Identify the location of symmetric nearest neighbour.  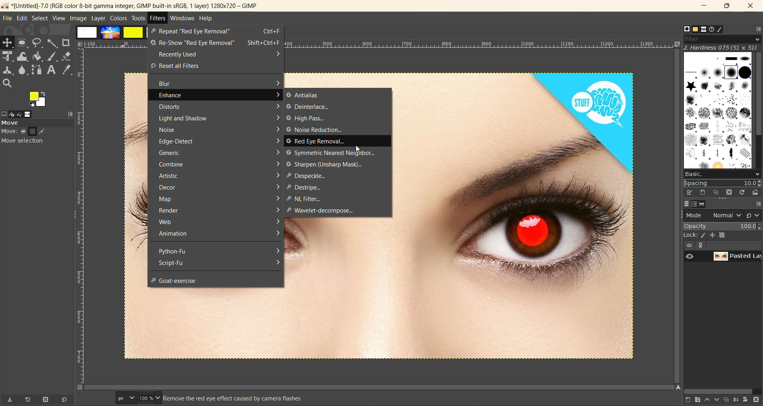
(331, 153).